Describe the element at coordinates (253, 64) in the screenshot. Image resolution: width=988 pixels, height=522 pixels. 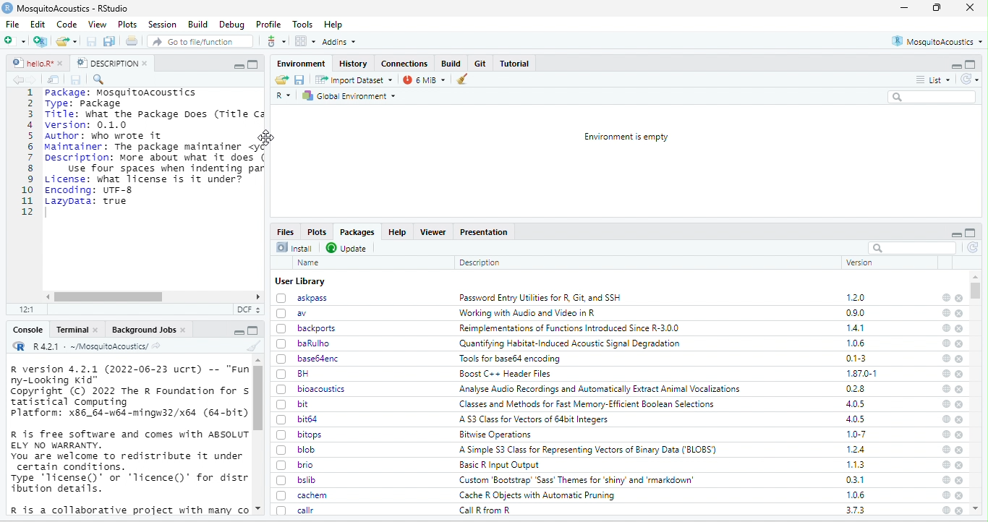
I see `full screen` at that location.